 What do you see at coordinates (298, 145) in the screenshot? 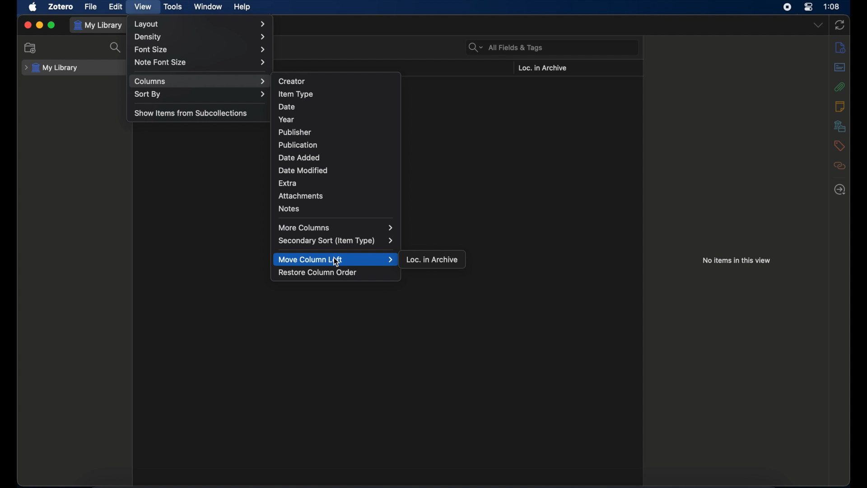
I see `publication` at bounding box center [298, 145].